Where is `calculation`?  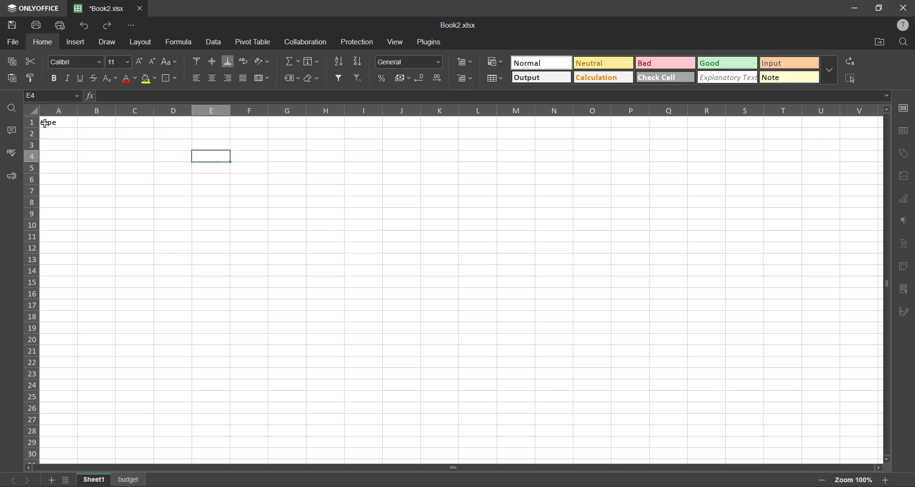
calculation is located at coordinates (601, 77).